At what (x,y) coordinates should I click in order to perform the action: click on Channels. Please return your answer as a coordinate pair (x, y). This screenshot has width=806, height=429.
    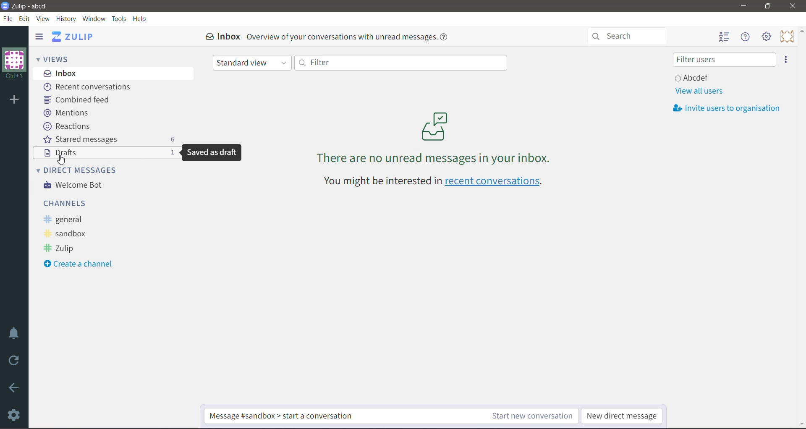
    Looking at the image, I should click on (67, 203).